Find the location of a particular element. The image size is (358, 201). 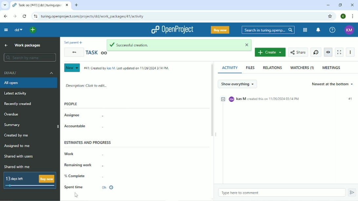

Reload this page is located at coordinates (25, 16).